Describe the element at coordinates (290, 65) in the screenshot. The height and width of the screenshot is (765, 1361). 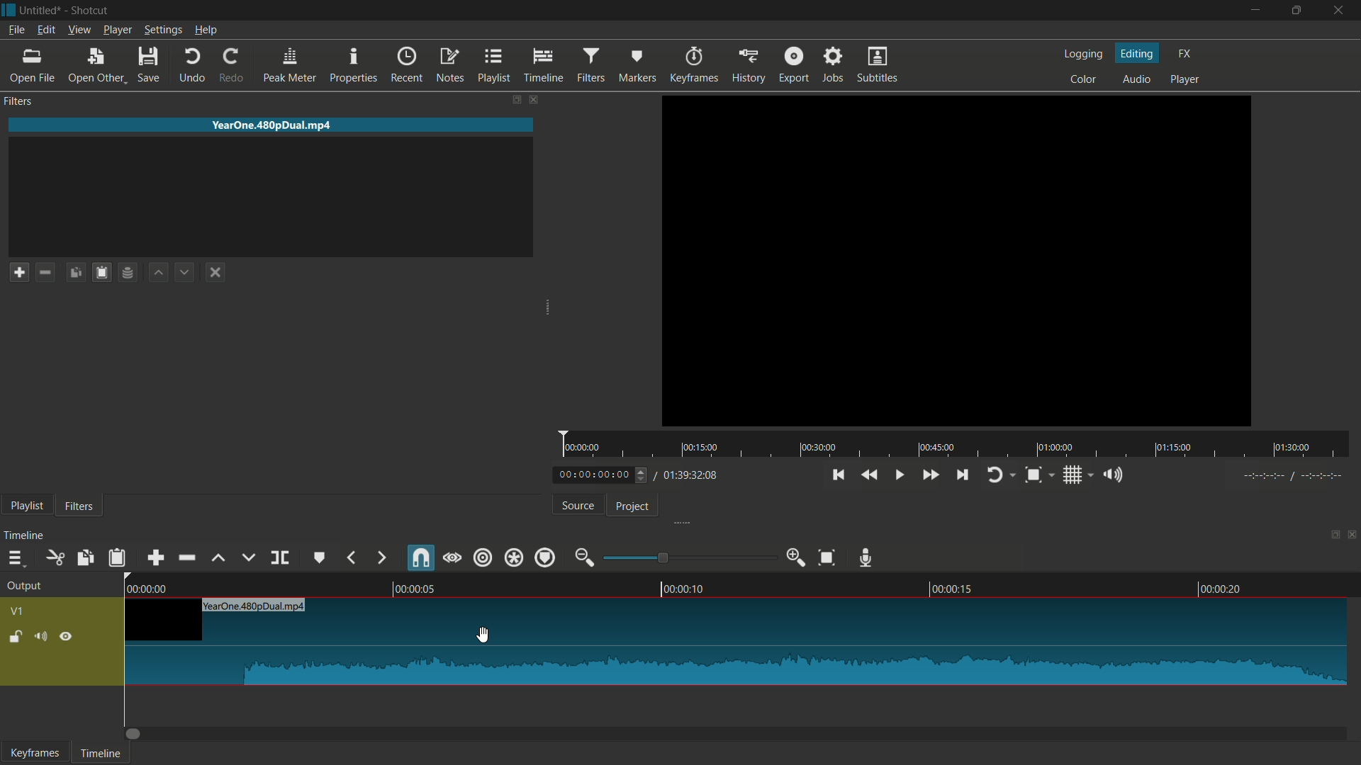
I see `peak meter` at that location.